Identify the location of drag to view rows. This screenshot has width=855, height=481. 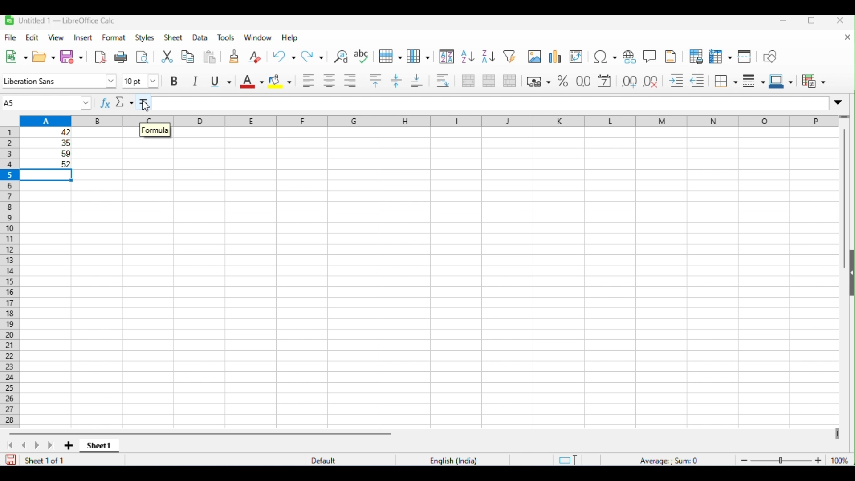
(844, 116).